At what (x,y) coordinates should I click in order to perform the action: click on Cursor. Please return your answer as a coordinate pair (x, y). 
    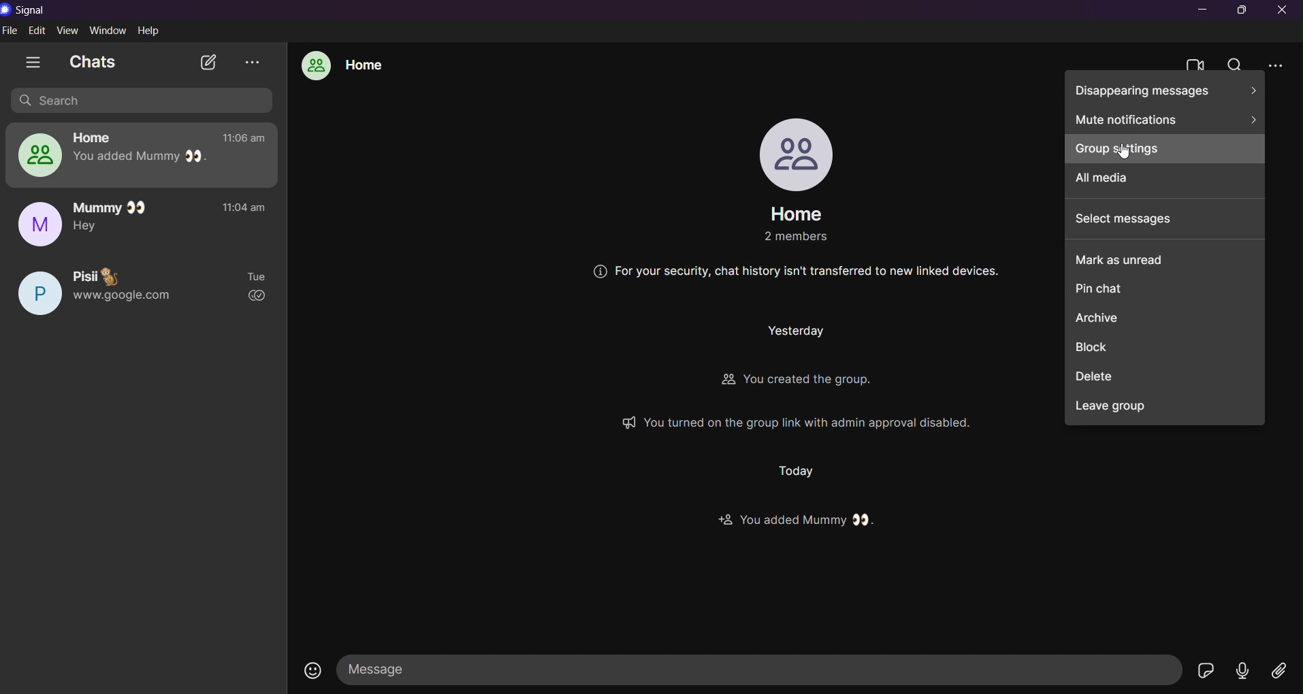
    Looking at the image, I should click on (1123, 151).